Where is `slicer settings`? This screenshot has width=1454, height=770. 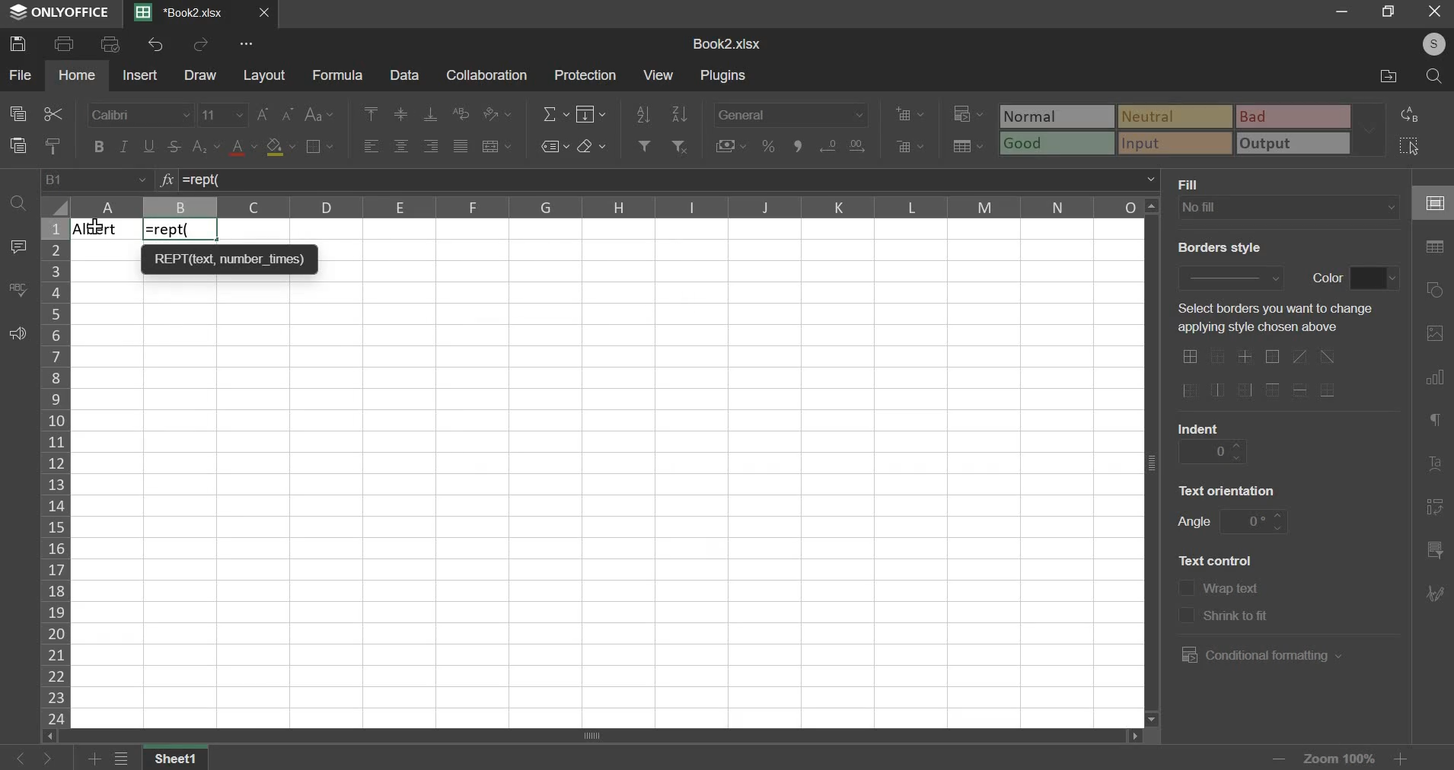
slicer settings is located at coordinates (1436, 548).